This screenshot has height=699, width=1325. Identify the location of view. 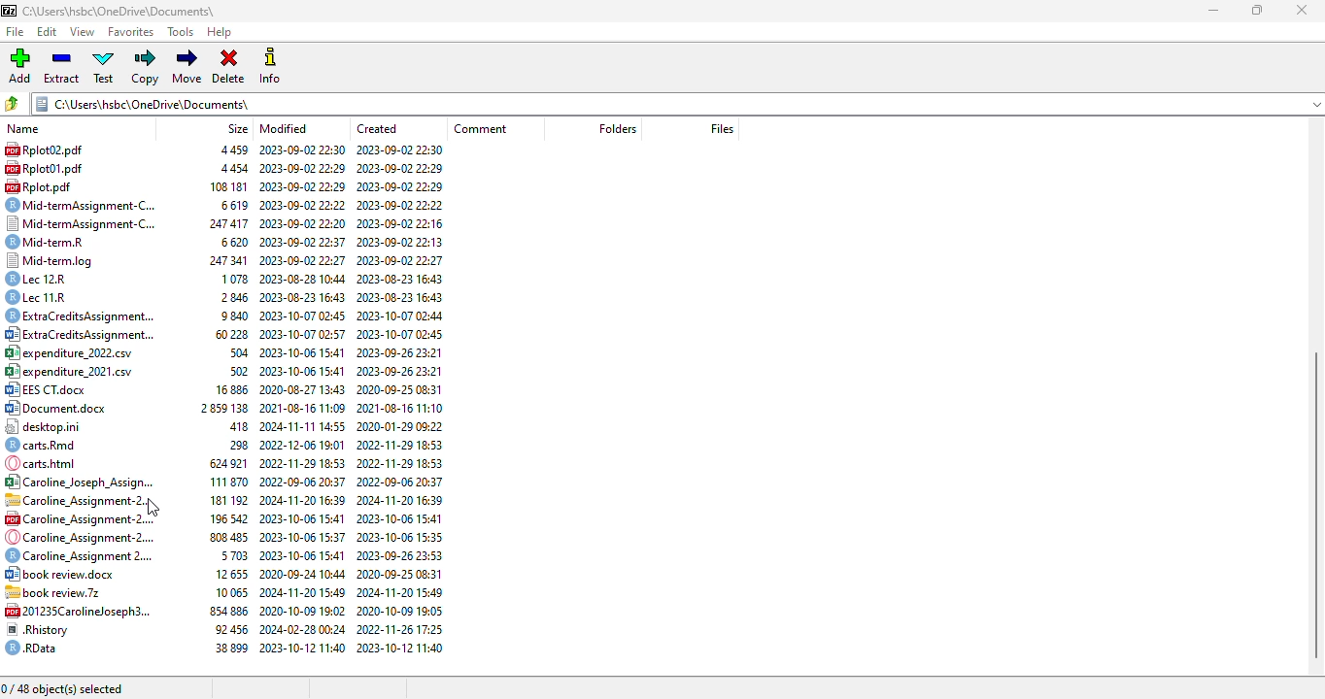
(84, 32).